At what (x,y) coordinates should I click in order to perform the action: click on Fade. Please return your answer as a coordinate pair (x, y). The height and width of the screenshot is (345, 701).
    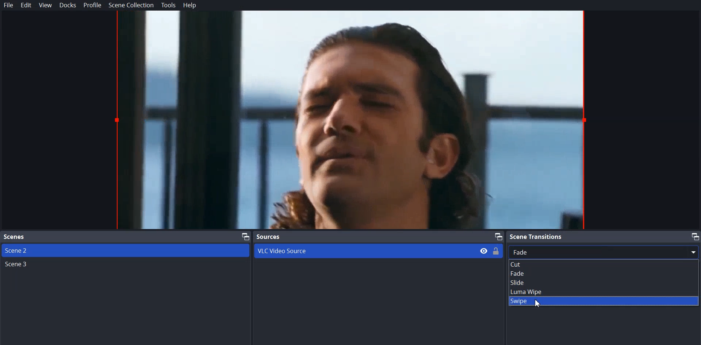
    Looking at the image, I should click on (603, 274).